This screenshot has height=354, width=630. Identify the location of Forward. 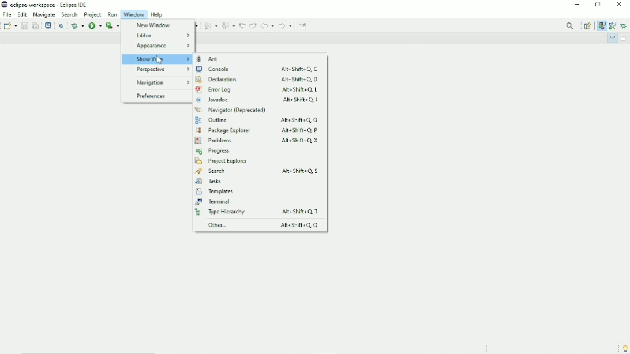
(286, 27).